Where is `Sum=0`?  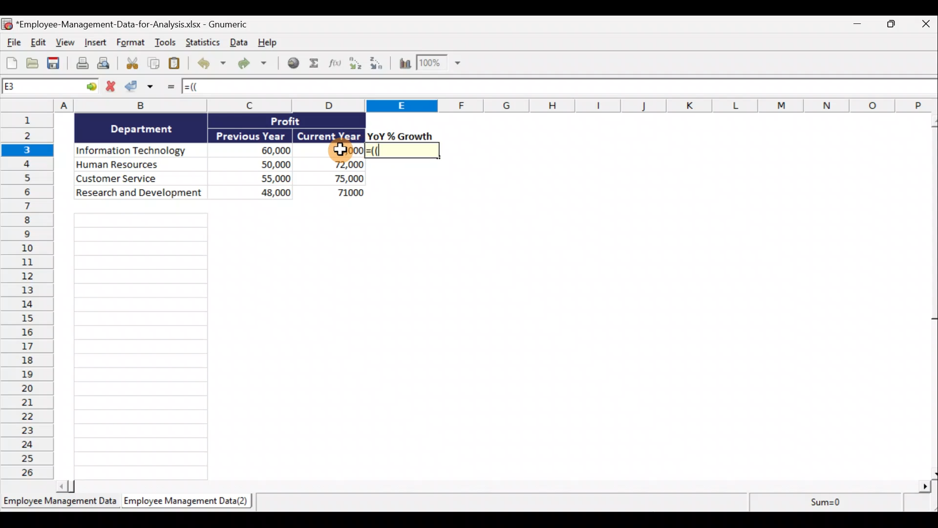
Sum=0 is located at coordinates (842, 504).